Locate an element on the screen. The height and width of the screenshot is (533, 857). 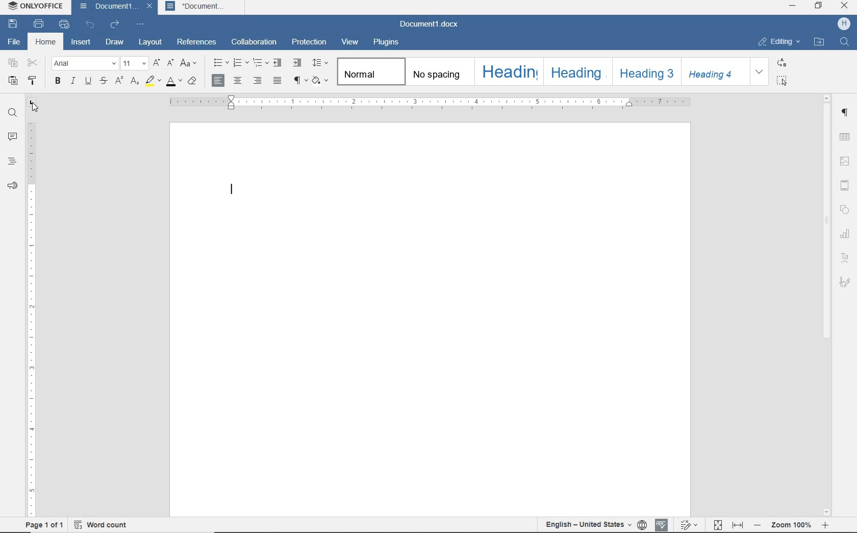
UNDO is located at coordinates (90, 25).